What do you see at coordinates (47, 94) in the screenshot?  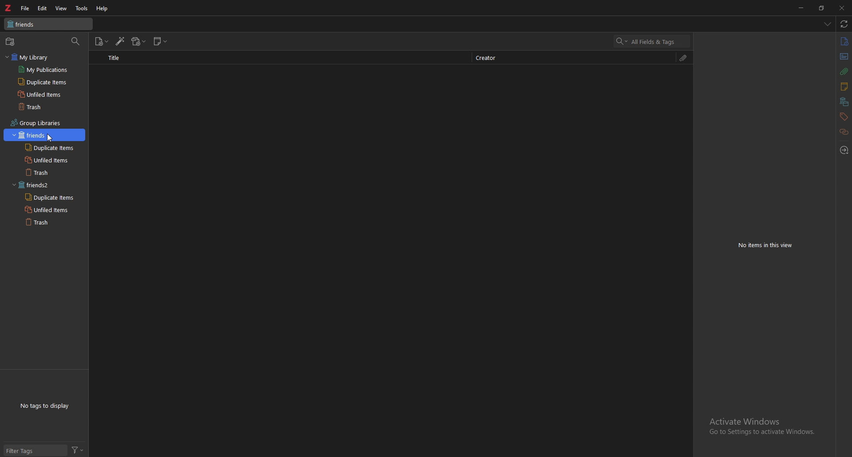 I see `unfiled items` at bounding box center [47, 94].